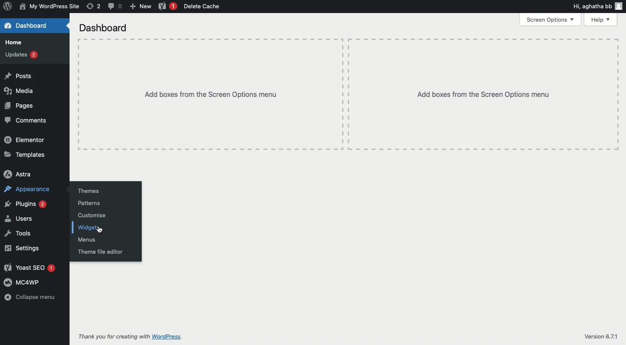  Describe the element at coordinates (549, 19) in the screenshot. I see `Screen options` at that location.